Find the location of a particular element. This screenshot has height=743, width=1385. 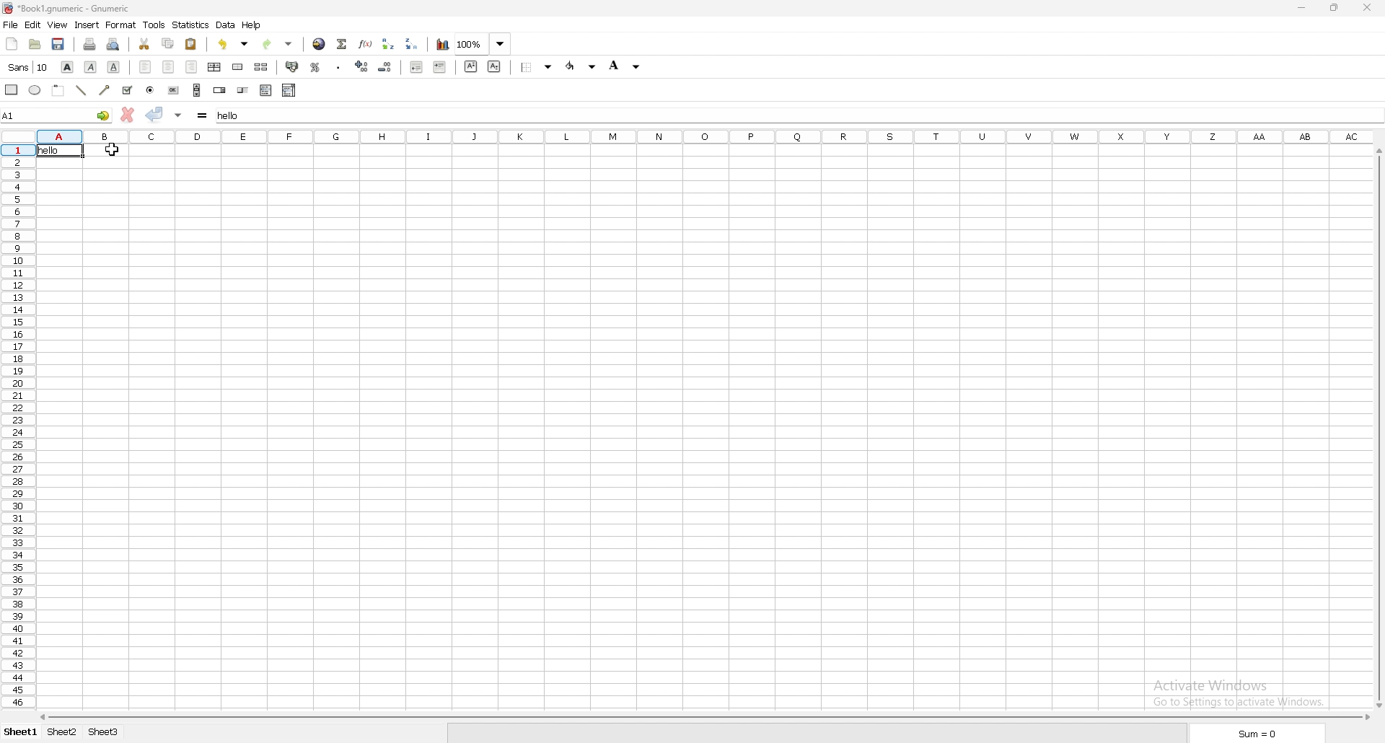

checkbox is located at coordinates (126, 90).